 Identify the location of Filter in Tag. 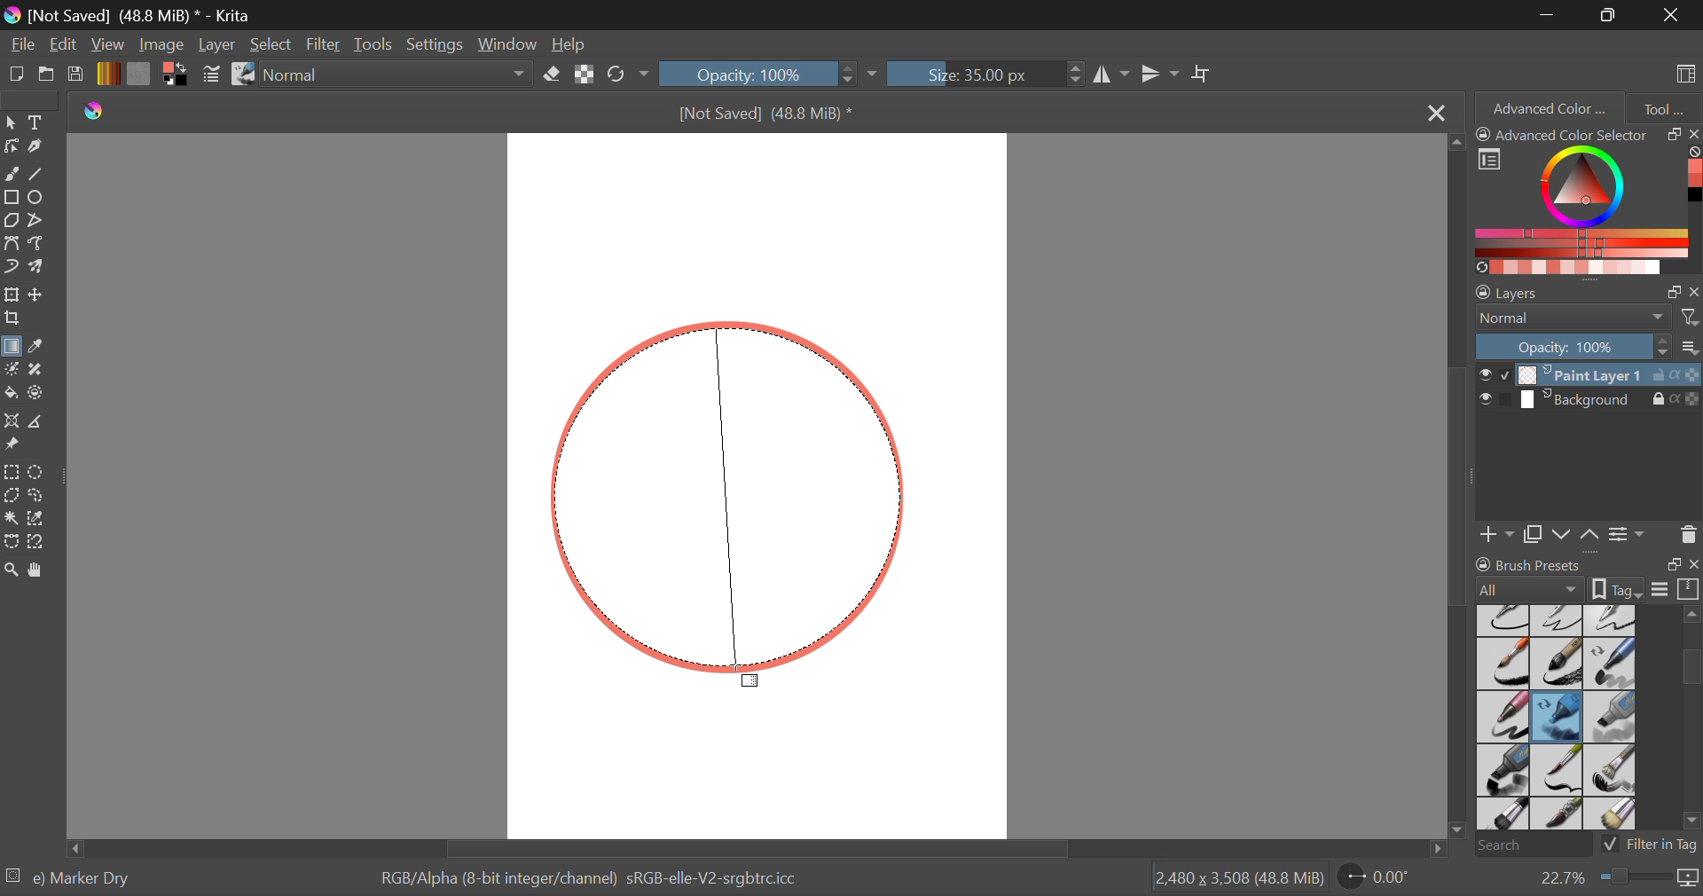
(1651, 843).